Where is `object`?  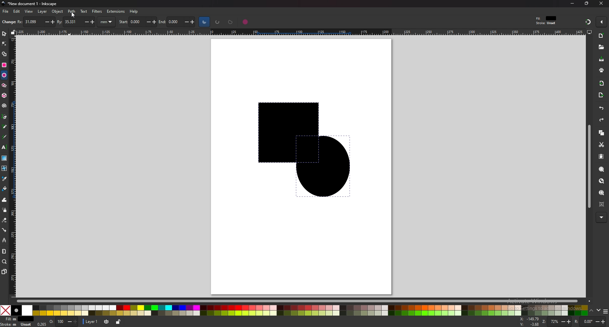 object is located at coordinates (57, 11).